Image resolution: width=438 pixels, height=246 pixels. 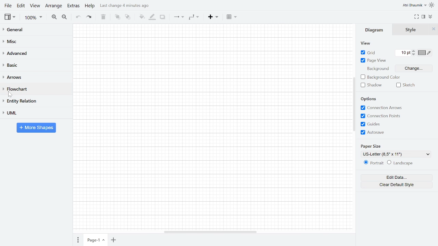 I want to click on UML, so click(x=35, y=113).